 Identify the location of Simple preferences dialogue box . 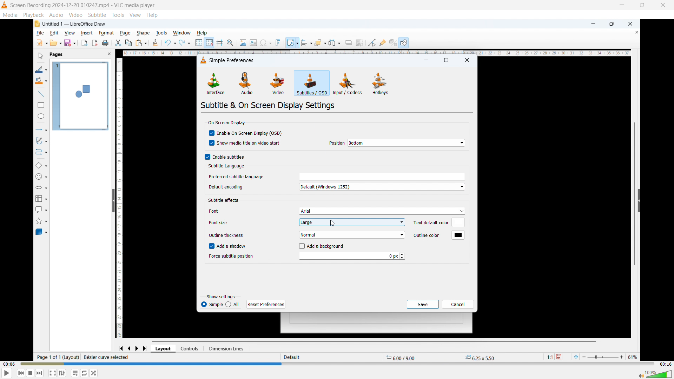
(232, 61).